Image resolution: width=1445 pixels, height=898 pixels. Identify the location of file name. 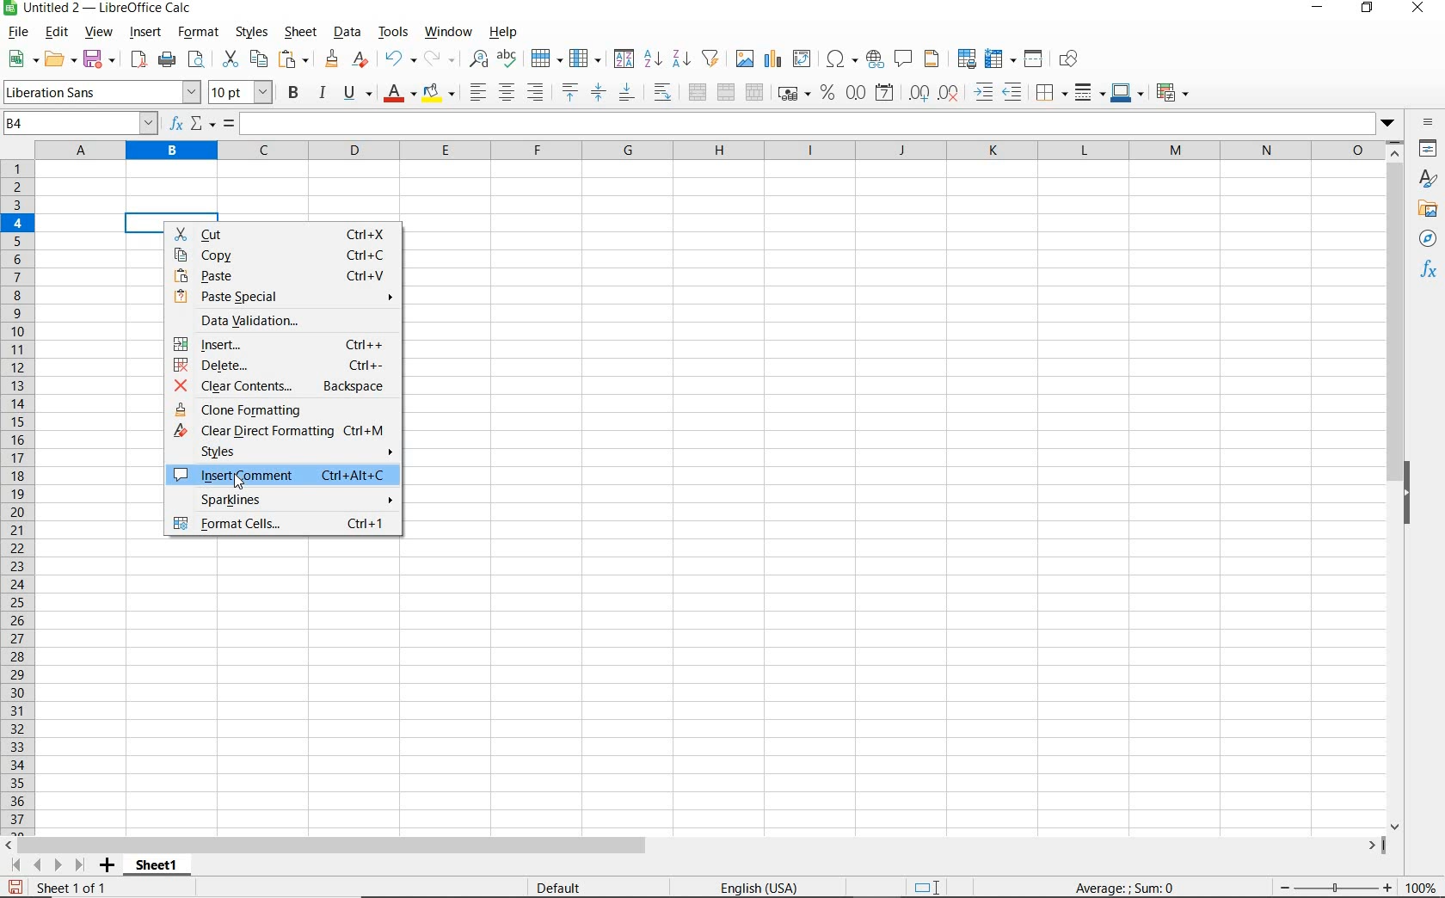
(103, 9).